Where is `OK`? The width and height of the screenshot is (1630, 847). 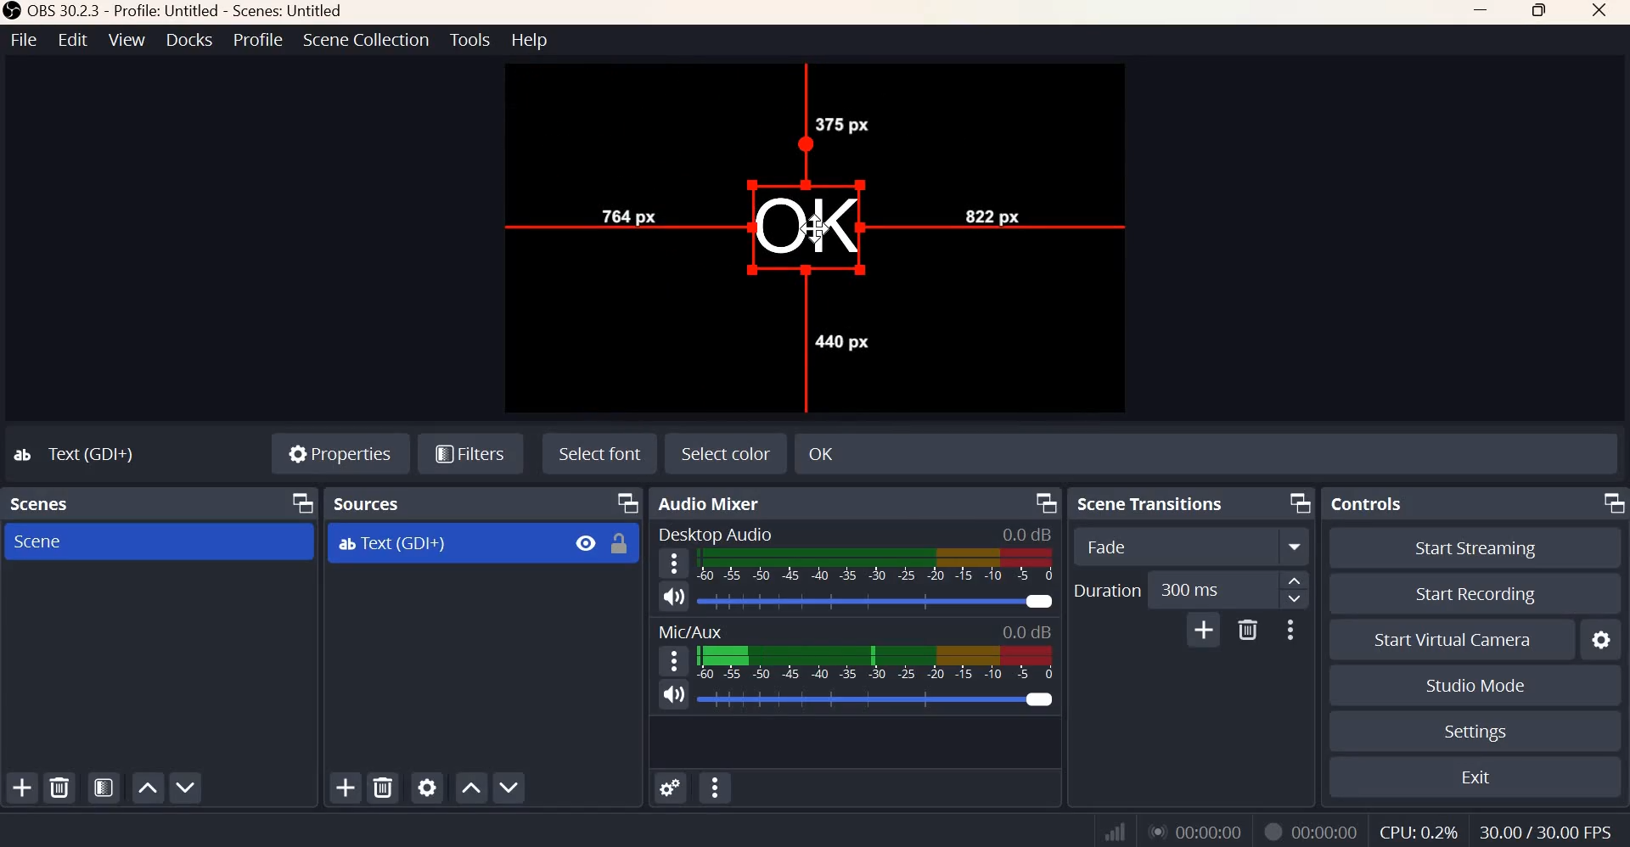
OK is located at coordinates (925, 452).